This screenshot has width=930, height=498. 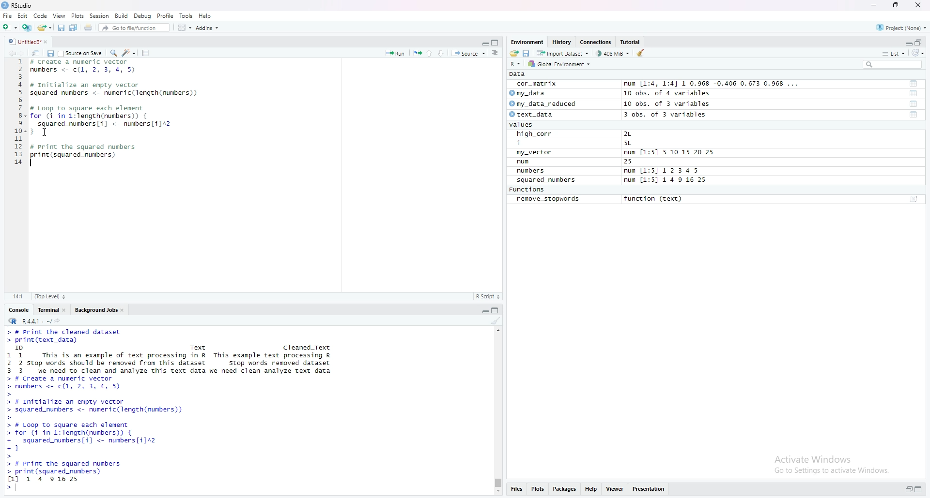 I want to click on R 4.4.1 ~/, so click(x=28, y=320).